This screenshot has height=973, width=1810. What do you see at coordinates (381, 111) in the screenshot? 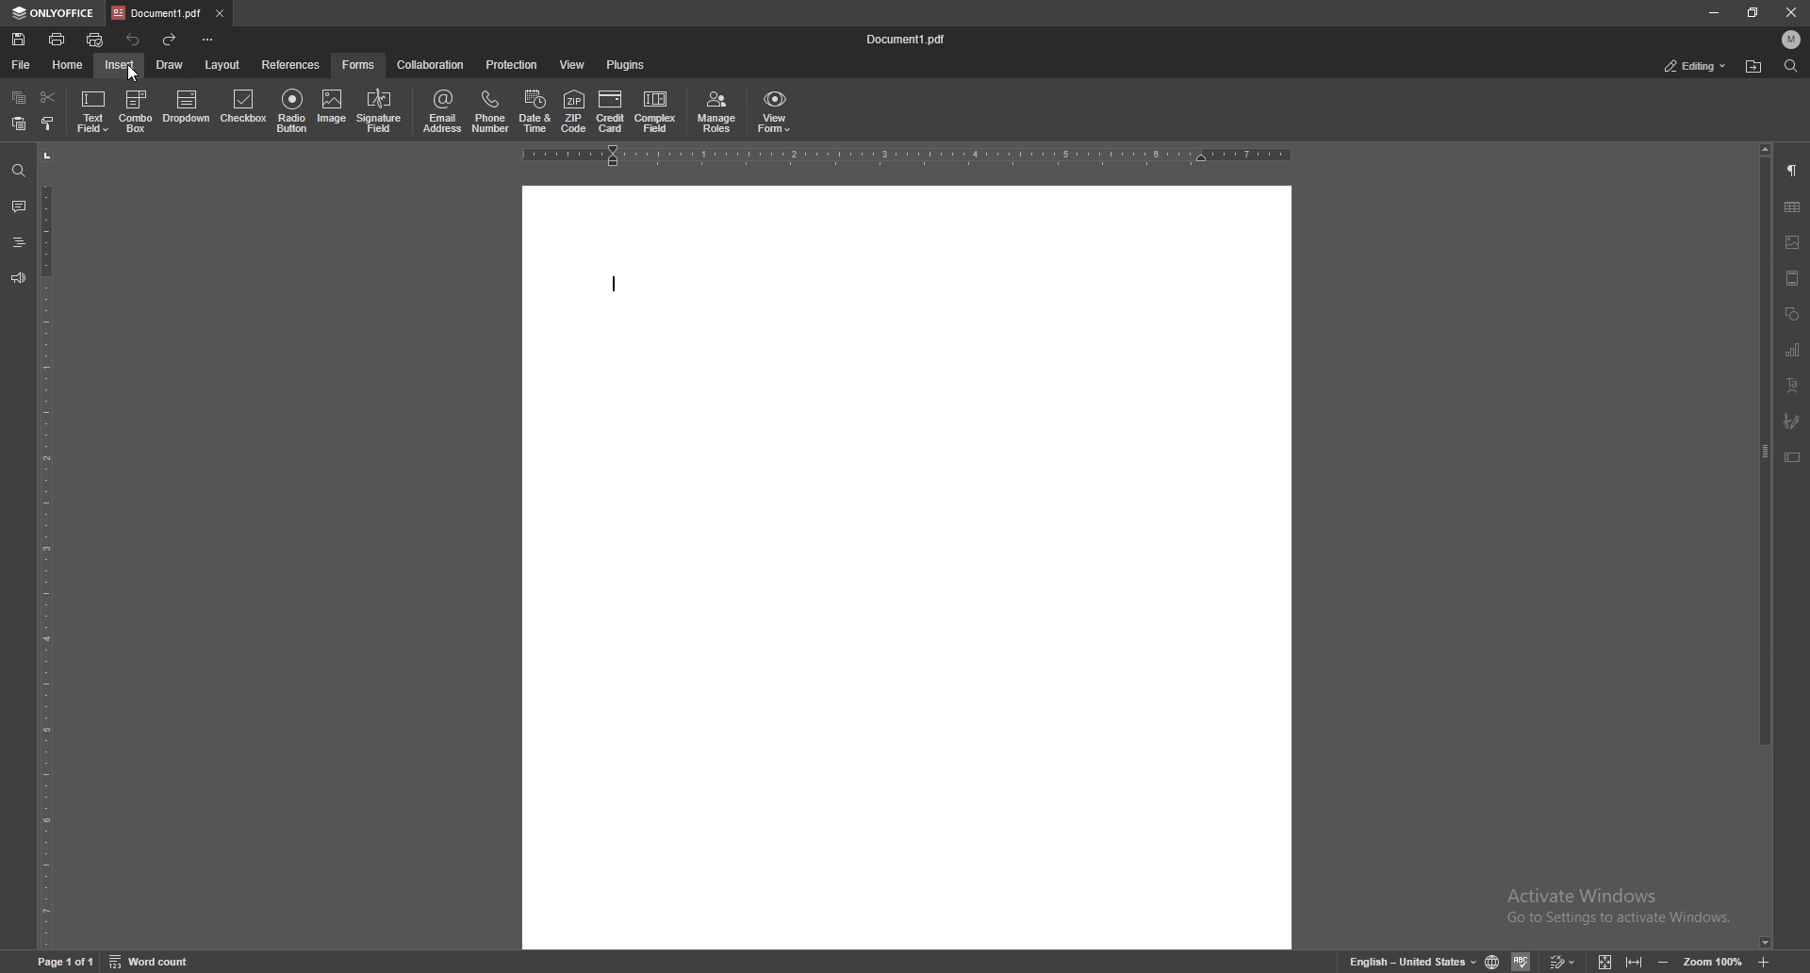
I see `signature field` at bounding box center [381, 111].